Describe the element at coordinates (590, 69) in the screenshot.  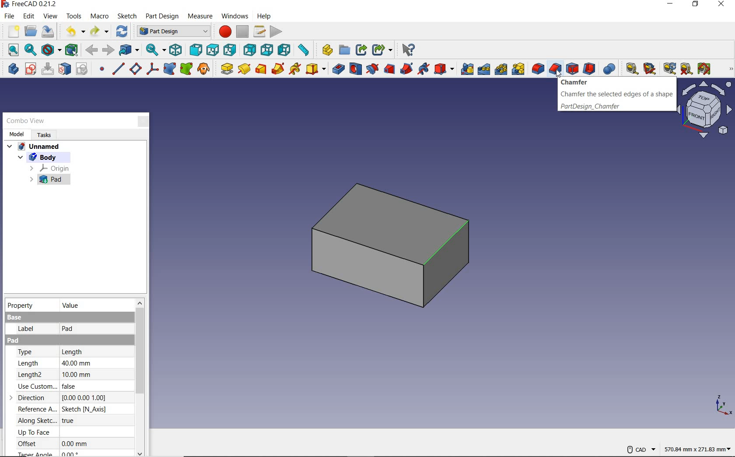
I see `thickness` at that location.